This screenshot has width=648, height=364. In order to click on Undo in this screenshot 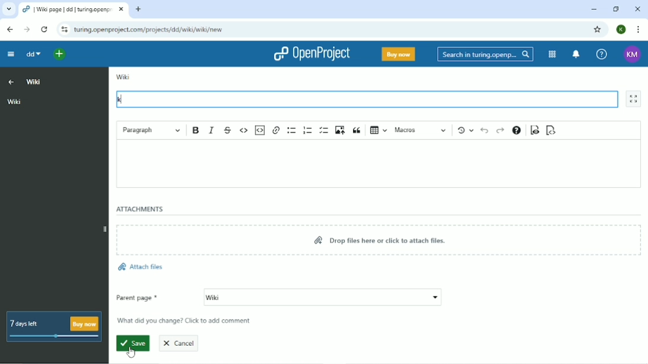, I will do `click(484, 130)`.